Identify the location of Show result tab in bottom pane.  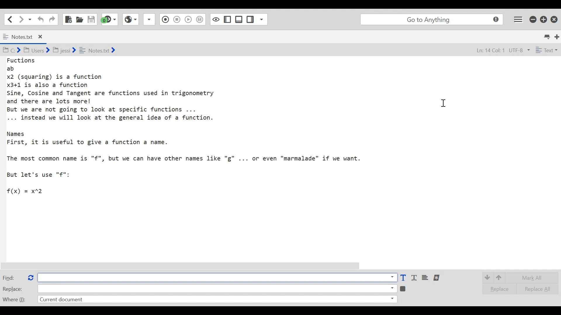
(404, 288).